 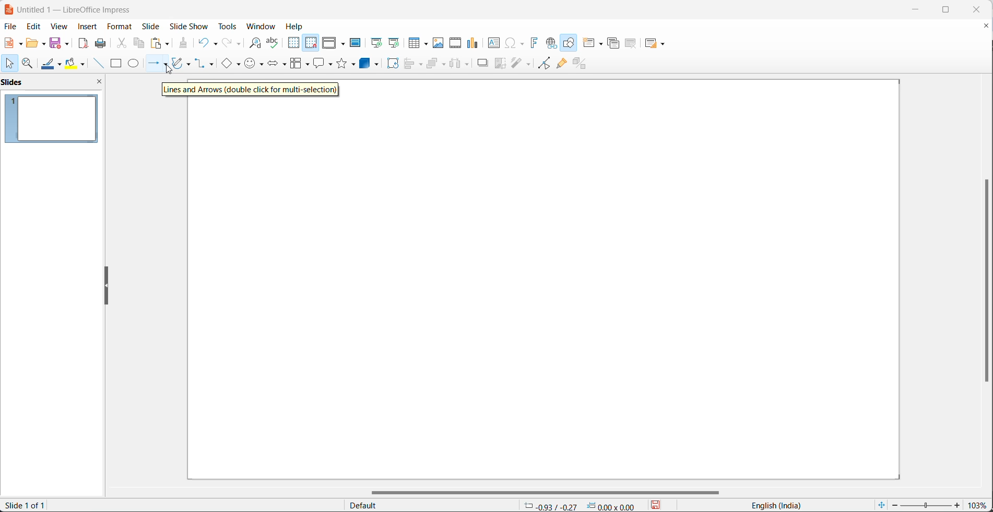 What do you see at coordinates (120, 26) in the screenshot?
I see `format` at bounding box center [120, 26].